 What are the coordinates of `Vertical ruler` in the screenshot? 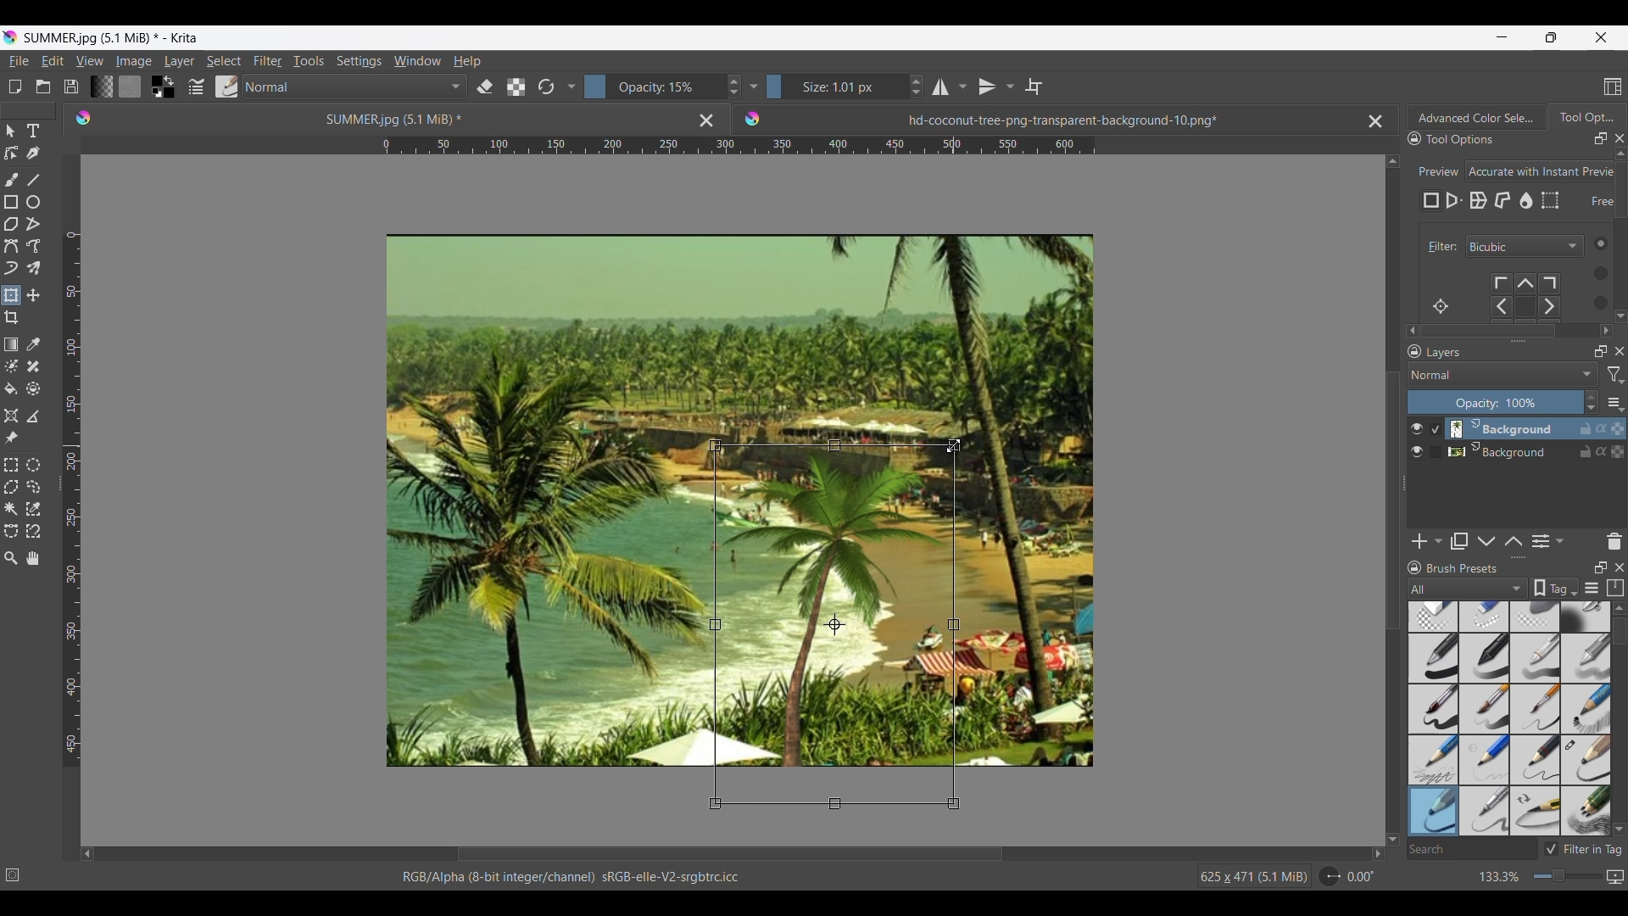 It's located at (72, 500).